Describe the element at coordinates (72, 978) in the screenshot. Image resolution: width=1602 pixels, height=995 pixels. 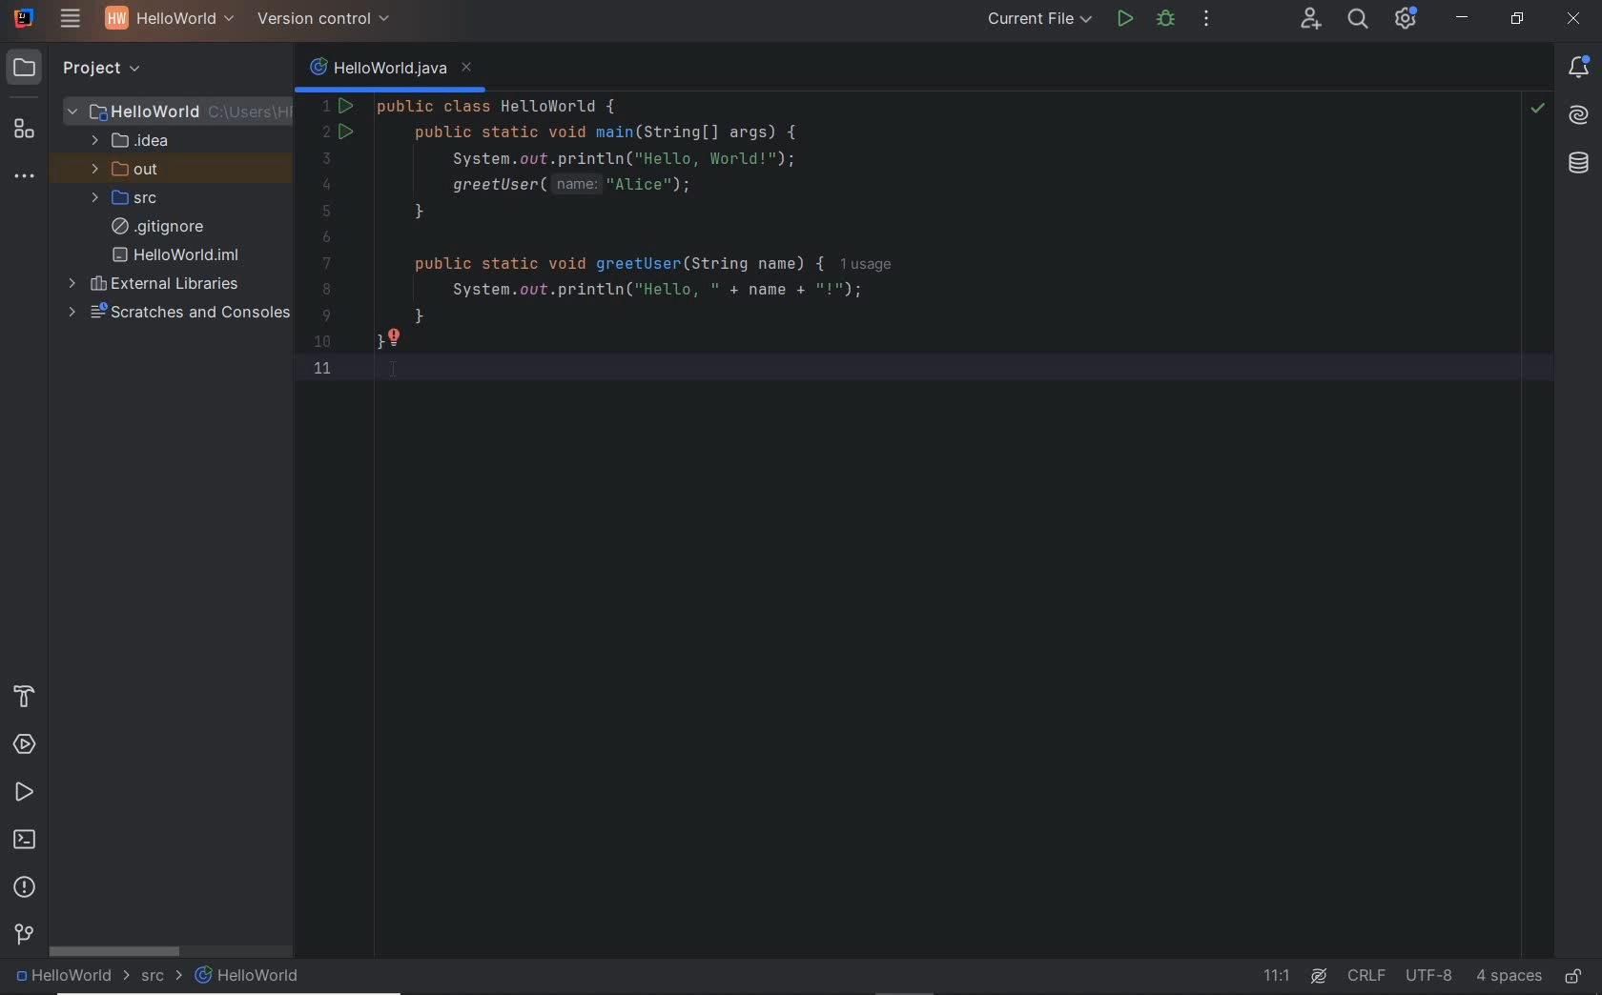
I see `HelloWorld` at that location.